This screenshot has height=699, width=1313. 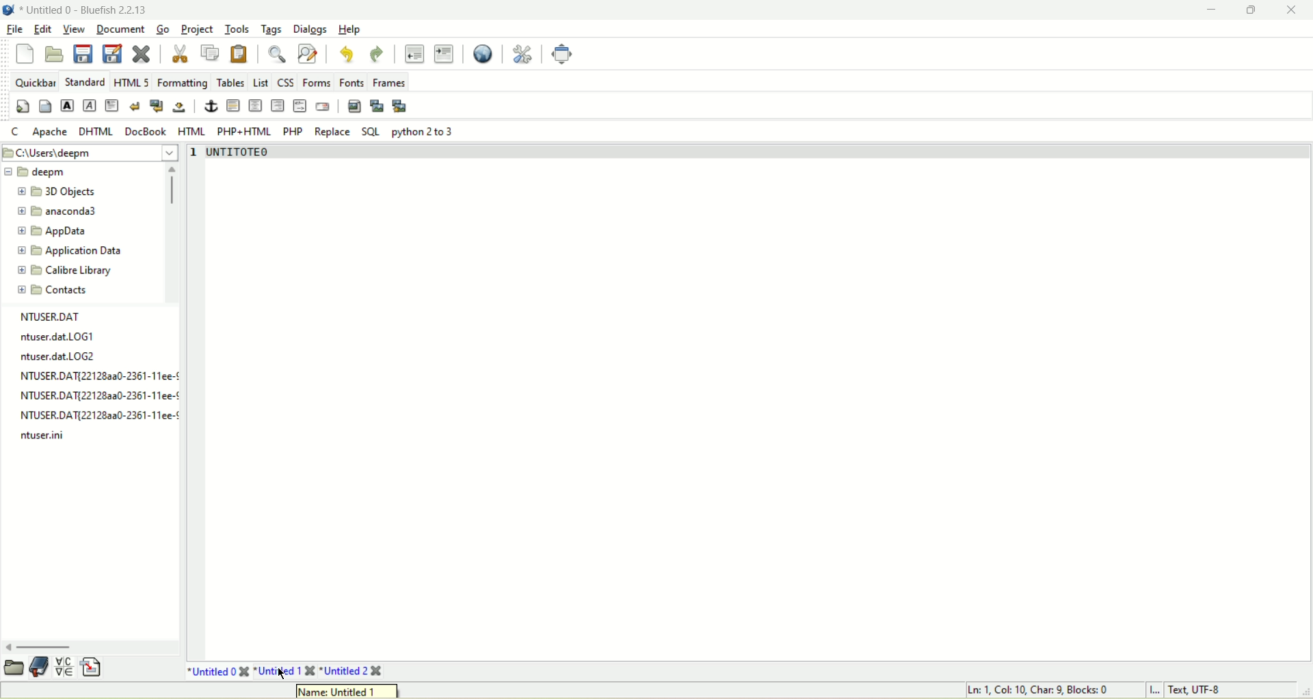 I want to click on preview in browser, so click(x=483, y=54).